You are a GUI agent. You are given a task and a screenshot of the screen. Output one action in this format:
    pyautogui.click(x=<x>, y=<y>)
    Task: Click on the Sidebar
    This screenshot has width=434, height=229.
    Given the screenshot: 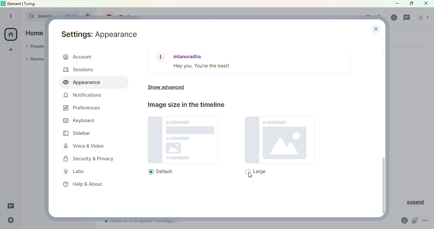 What is the action you would take?
    pyautogui.click(x=77, y=133)
    